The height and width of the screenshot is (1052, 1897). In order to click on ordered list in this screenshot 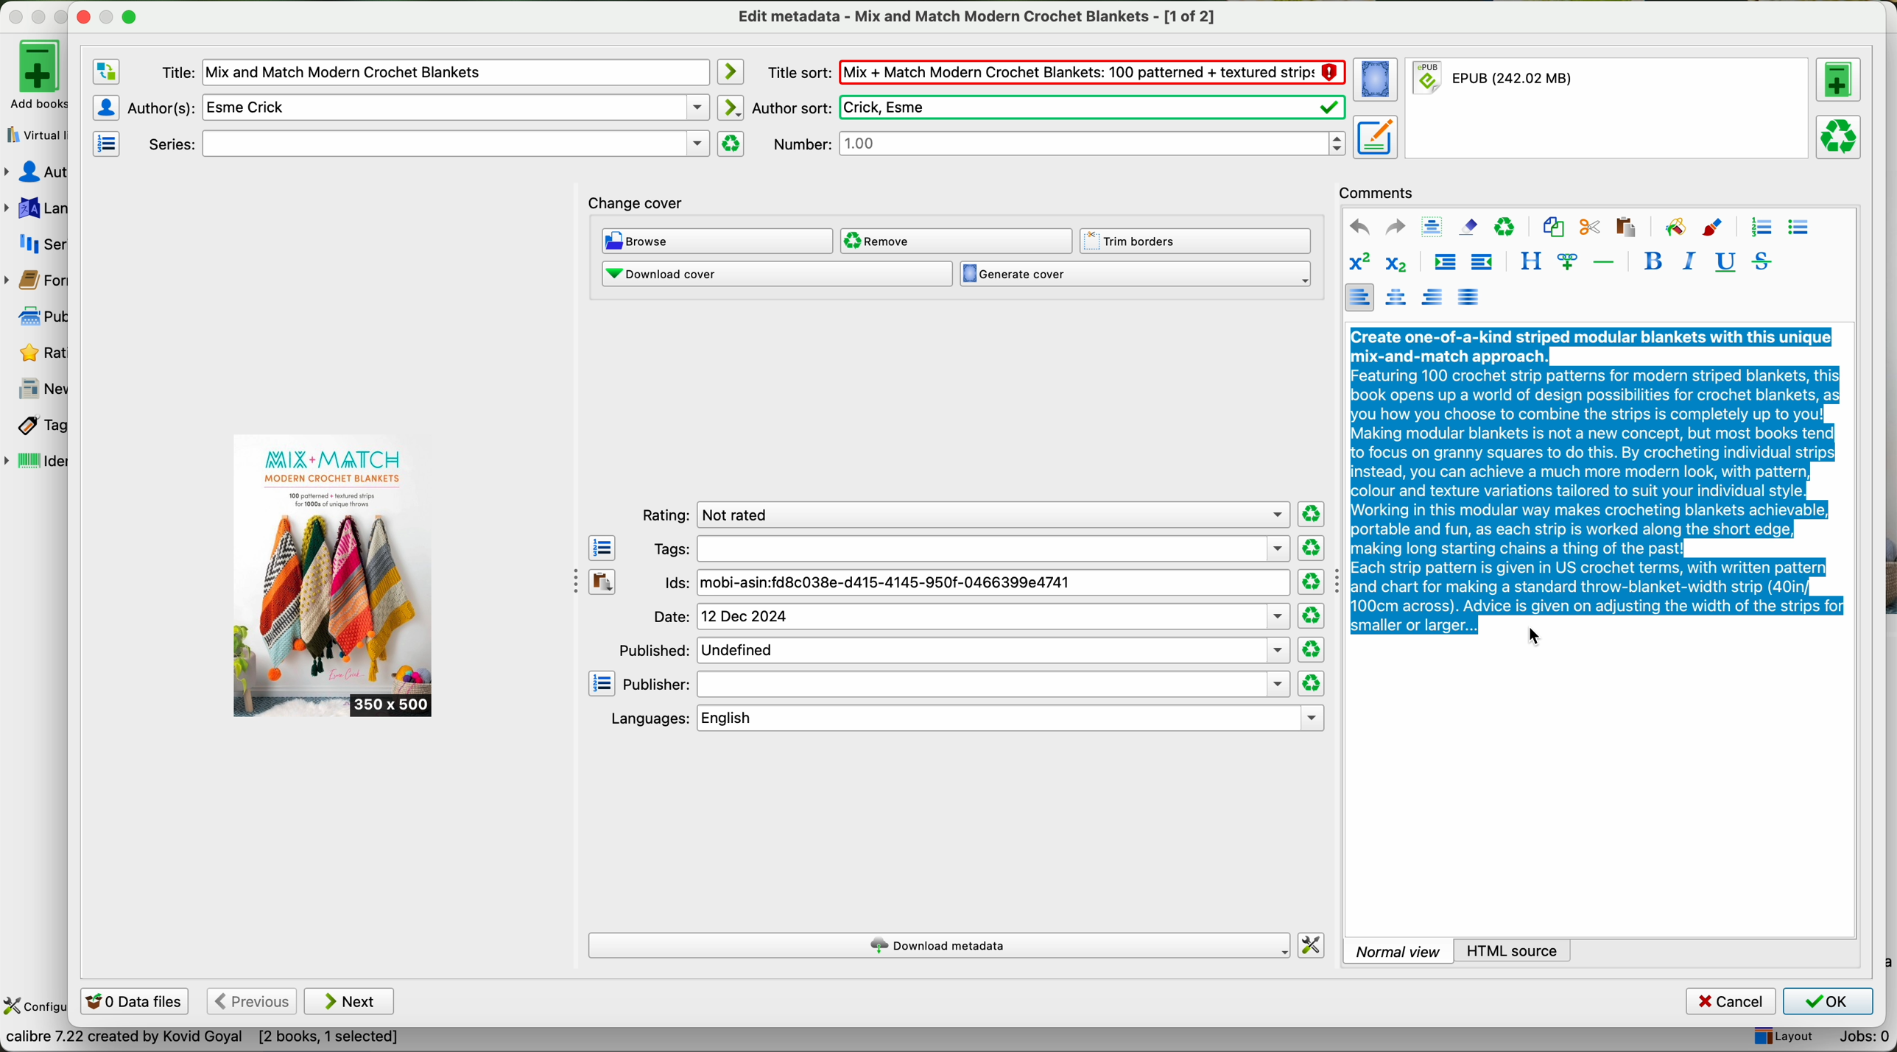, I will do `click(1759, 227)`.